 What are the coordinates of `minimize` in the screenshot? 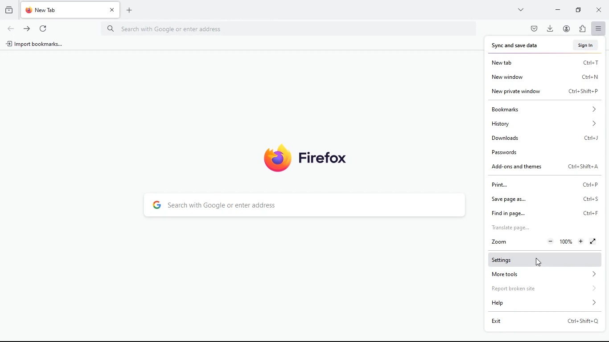 It's located at (558, 10).